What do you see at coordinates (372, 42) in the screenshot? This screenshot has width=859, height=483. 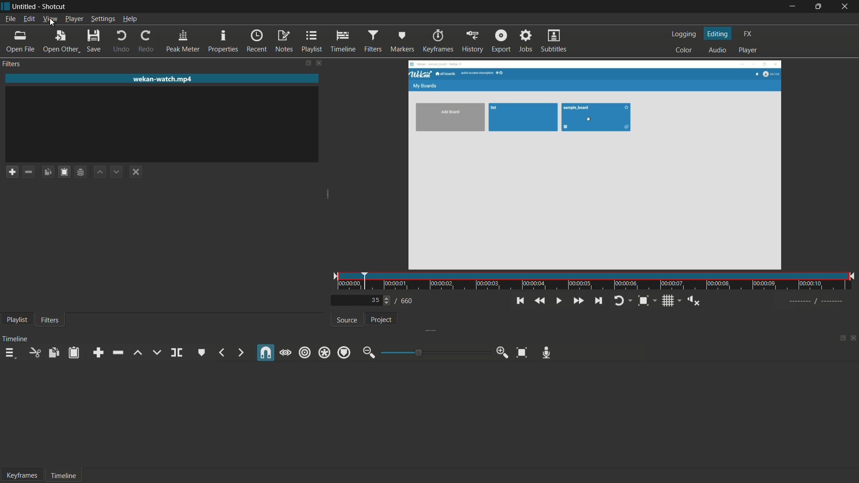 I see `filters` at bounding box center [372, 42].